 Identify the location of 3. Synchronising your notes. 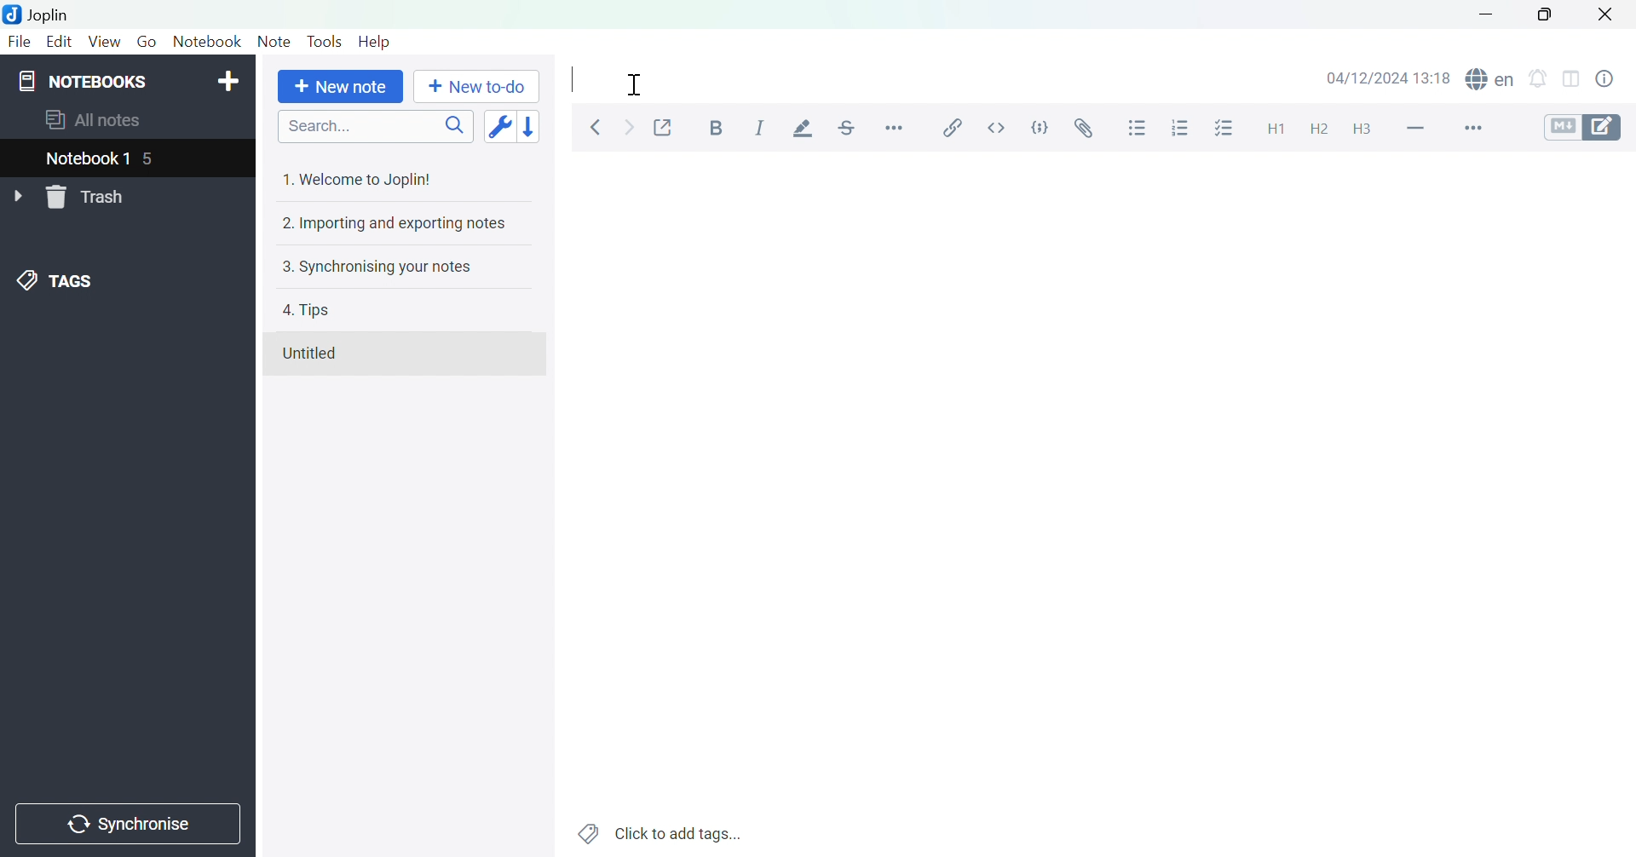
(382, 267).